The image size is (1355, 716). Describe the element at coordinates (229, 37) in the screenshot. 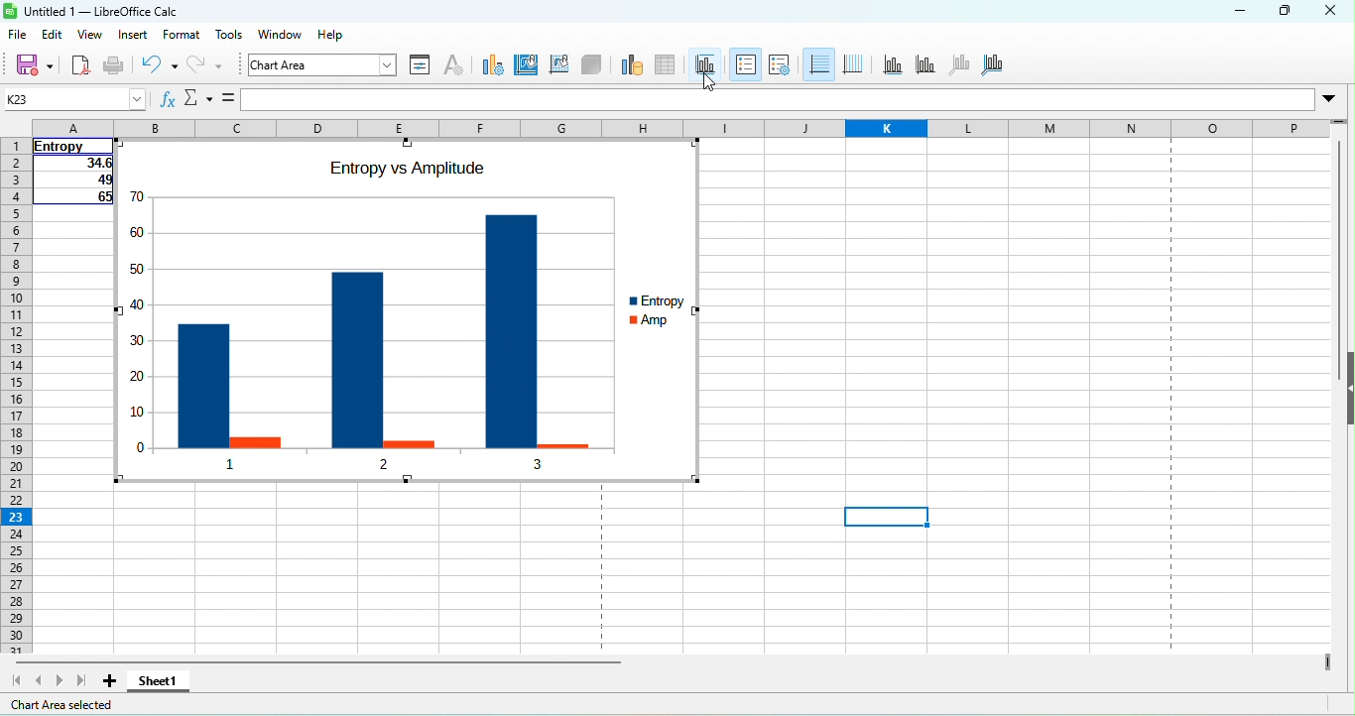

I see `tool` at that location.